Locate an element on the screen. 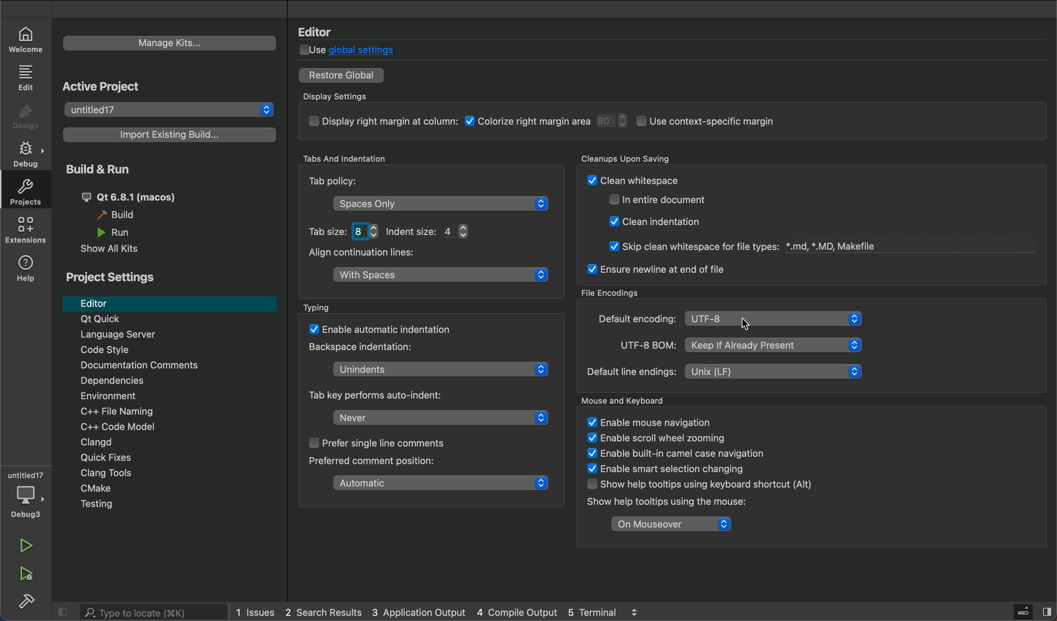  show all kits is located at coordinates (112, 251).